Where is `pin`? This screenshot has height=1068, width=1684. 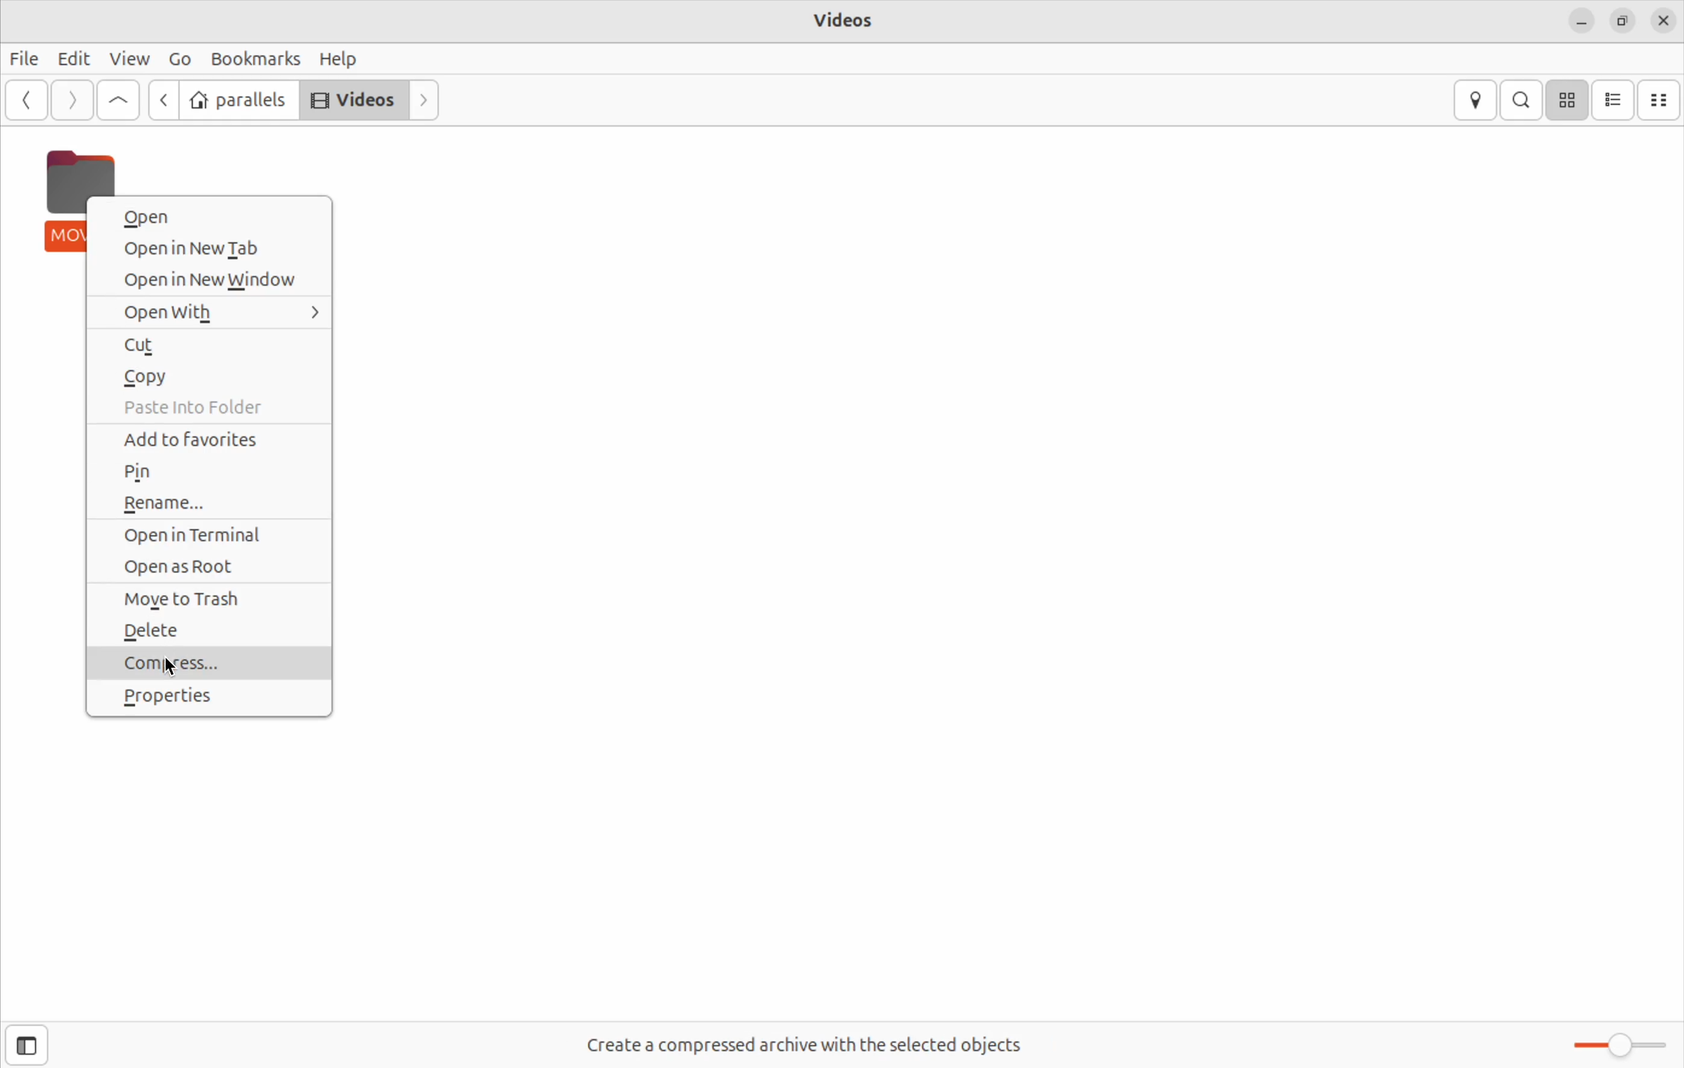 pin is located at coordinates (204, 472).